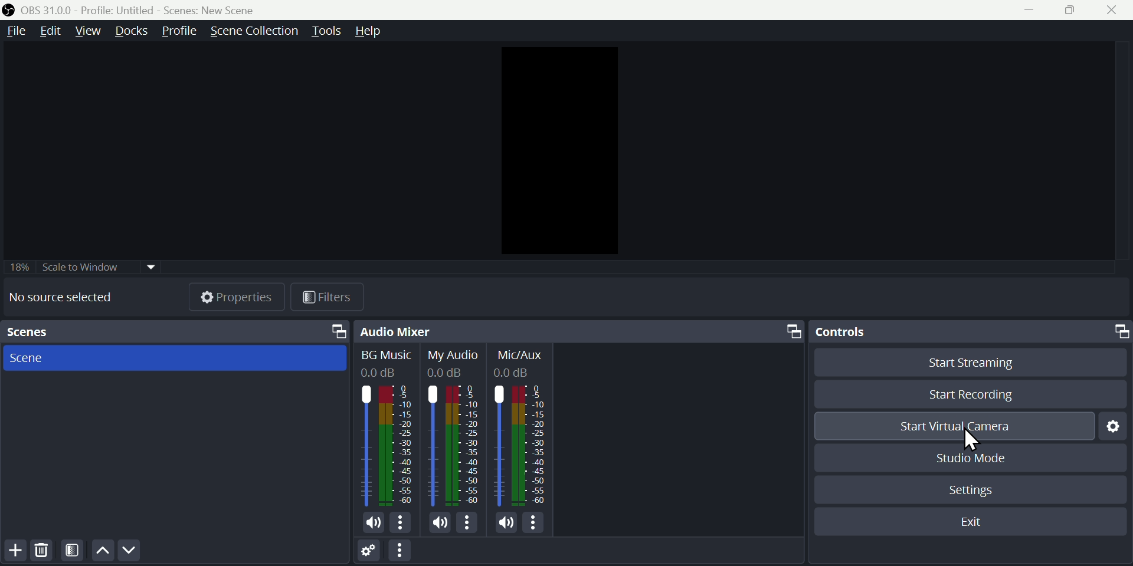  What do you see at coordinates (54, 29) in the screenshot?
I see `Edit` at bounding box center [54, 29].